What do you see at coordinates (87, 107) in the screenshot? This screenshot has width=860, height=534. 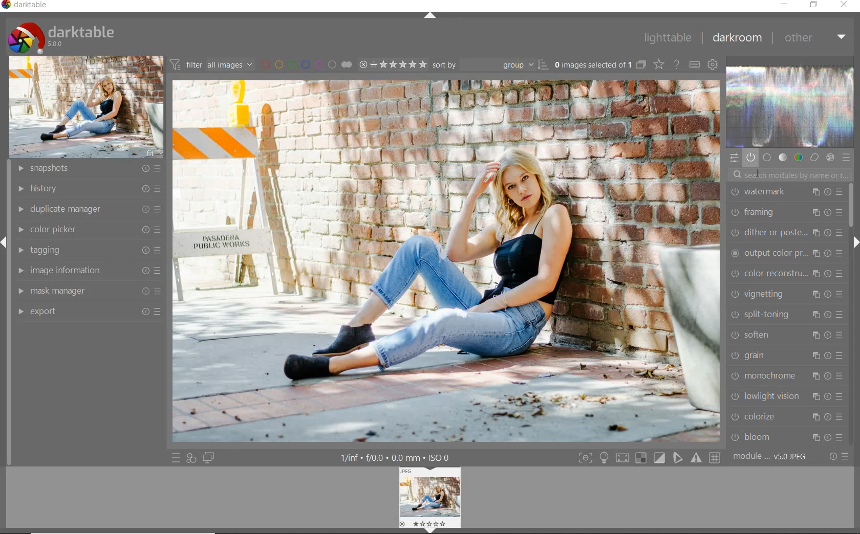 I see `image` at bounding box center [87, 107].